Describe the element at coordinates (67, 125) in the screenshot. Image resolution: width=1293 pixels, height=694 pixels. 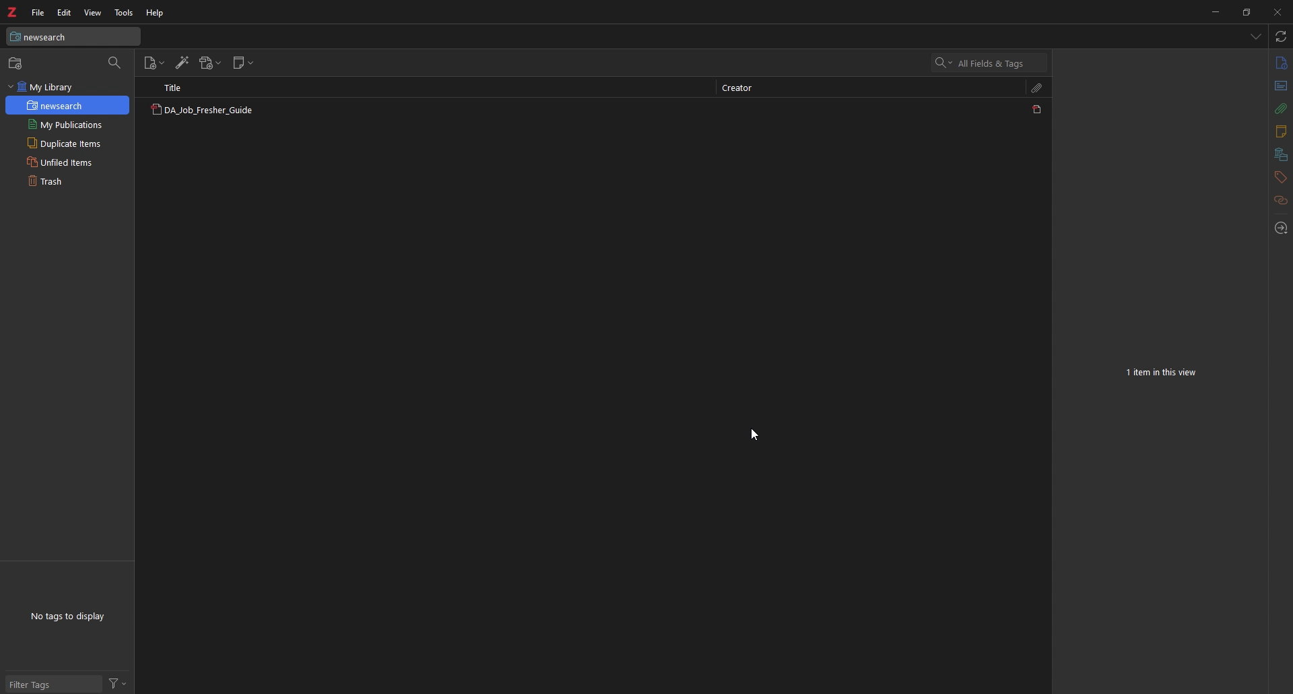
I see `my publications` at that location.